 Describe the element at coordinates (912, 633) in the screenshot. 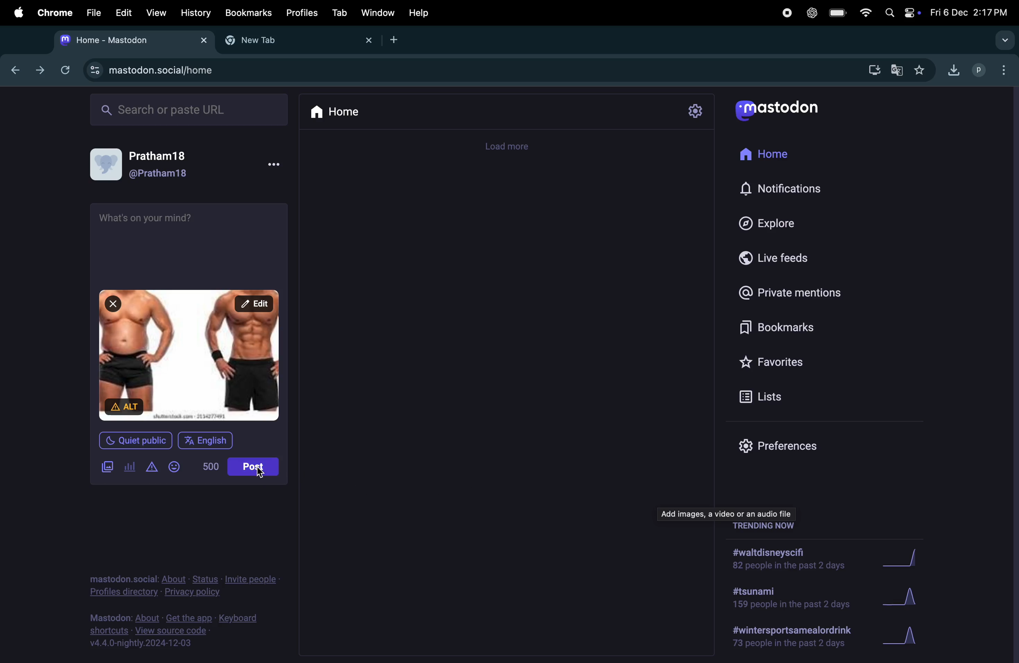

I see `Graph` at that location.